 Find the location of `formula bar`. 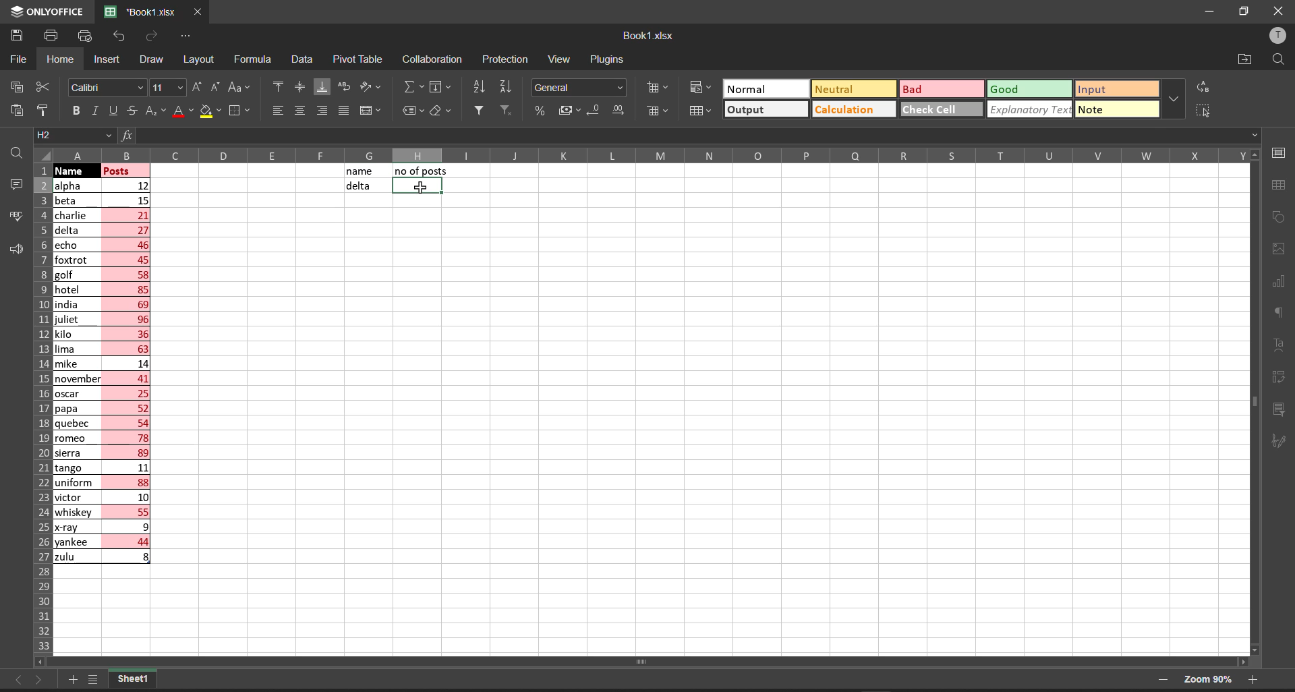

formula bar is located at coordinates (714, 135).